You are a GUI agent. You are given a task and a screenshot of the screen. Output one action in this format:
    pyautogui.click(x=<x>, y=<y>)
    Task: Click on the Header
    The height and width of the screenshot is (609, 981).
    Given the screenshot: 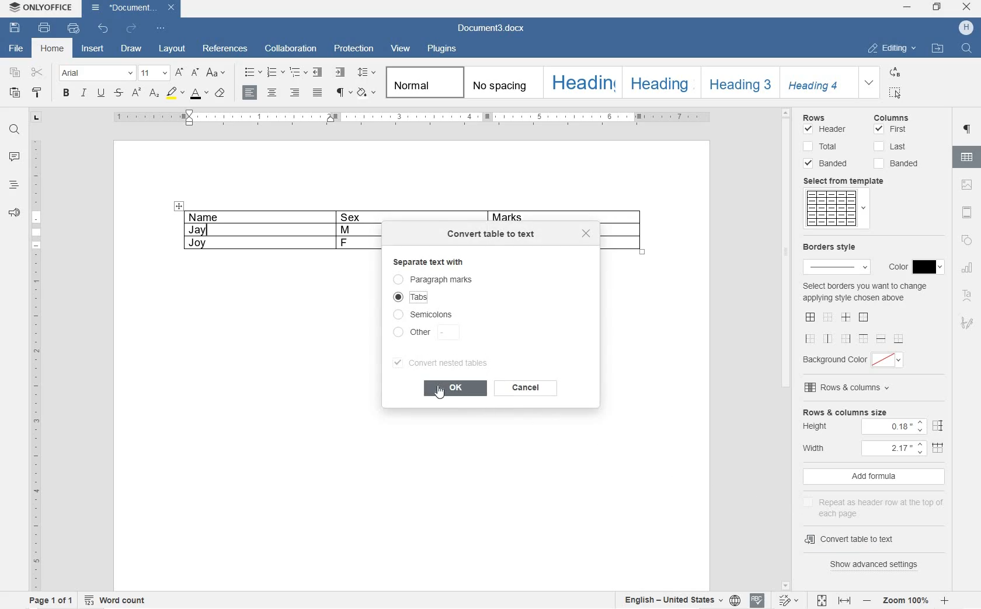 What is the action you would take?
    pyautogui.click(x=825, y=129)
    